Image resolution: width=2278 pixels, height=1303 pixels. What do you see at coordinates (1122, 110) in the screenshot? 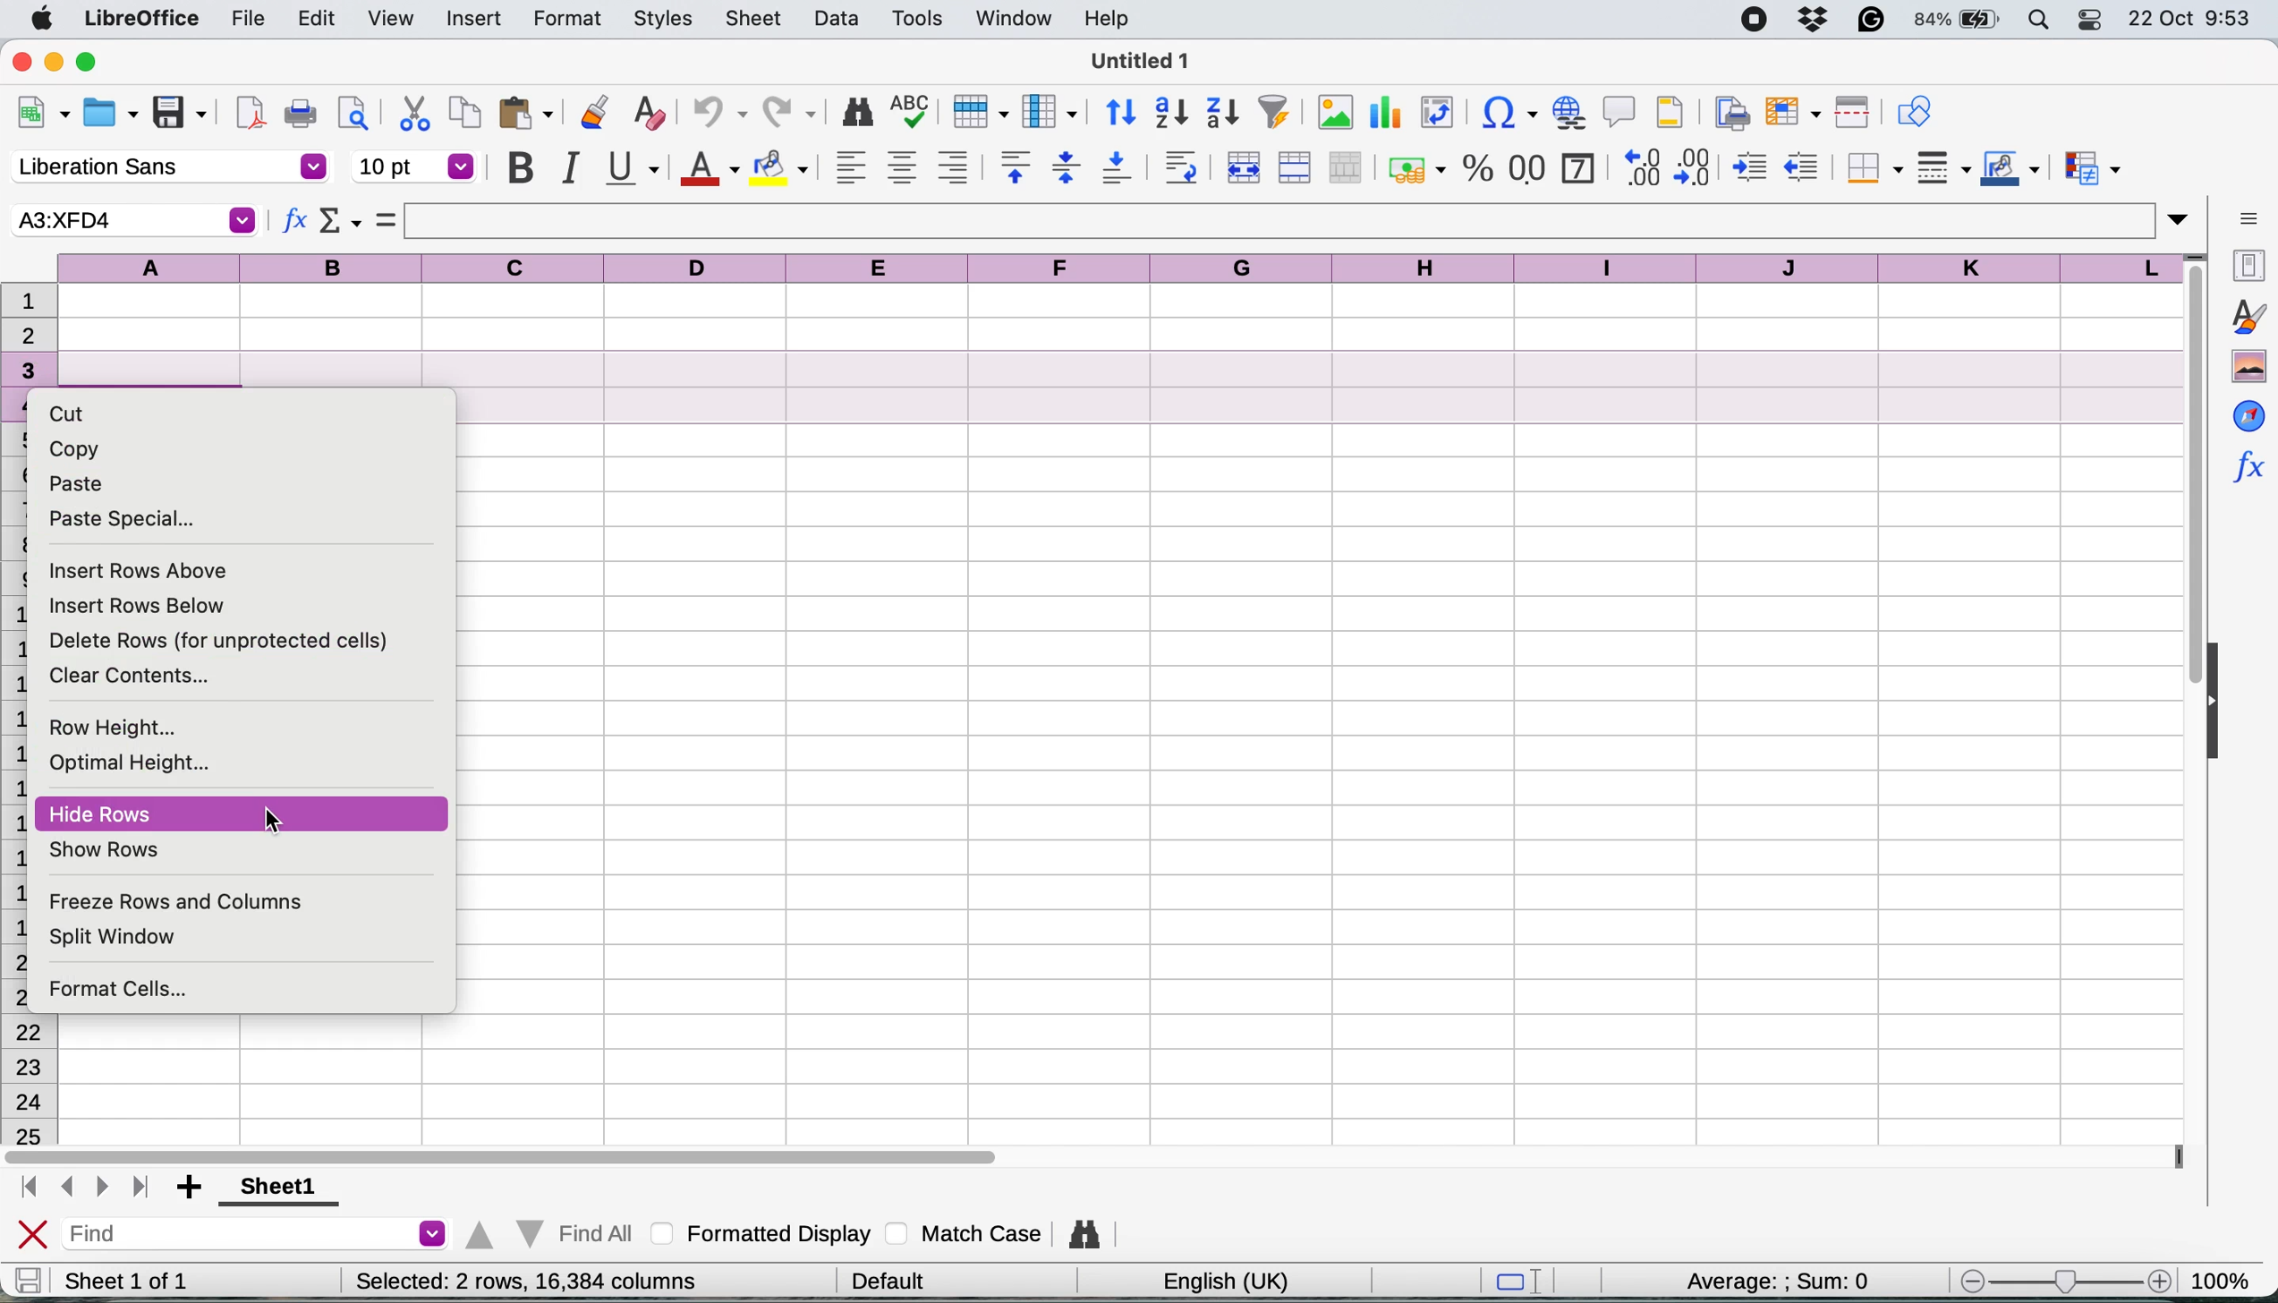
I see `sort` at bounding box center [1122, 110].